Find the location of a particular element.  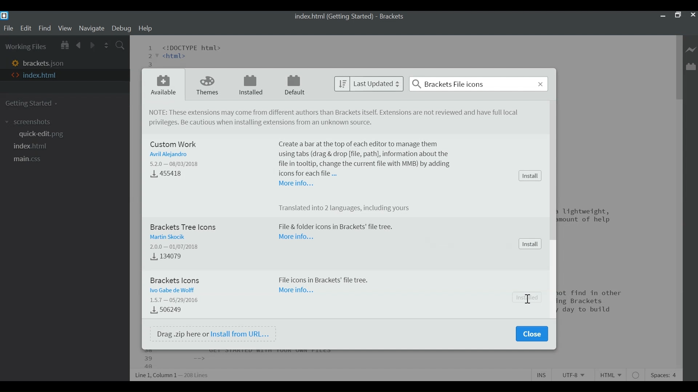

json File icon is located at coordinates (14, 62).